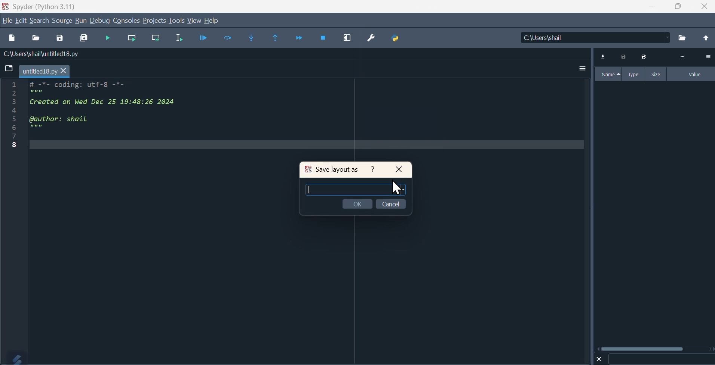 The width and height of the screenshot is (715, 365). Describe the element at coordinates (356, 190) in the screenshot. I see `Typing area` at that location.